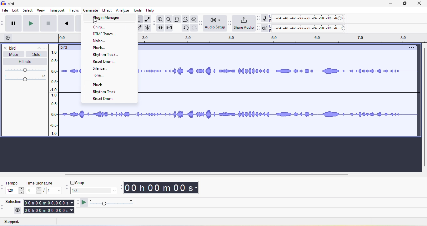 This screenshot has width=427, height=226. Describe the element at coordinates (160, 19) in the screenshot. I see `zoom in` at that location.